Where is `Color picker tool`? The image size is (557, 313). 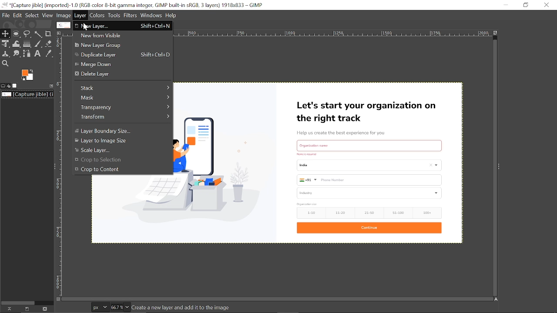 Color picker tool is located at coordinates (48, 54).